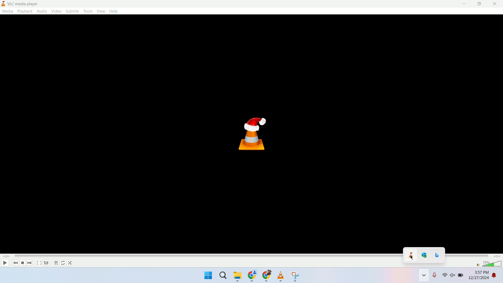 The width and height of the screenshot is (503, 283). What do you see at coordinates (453, 276) in the screenshot?
I see `volume` at bounding box center [453, 276].